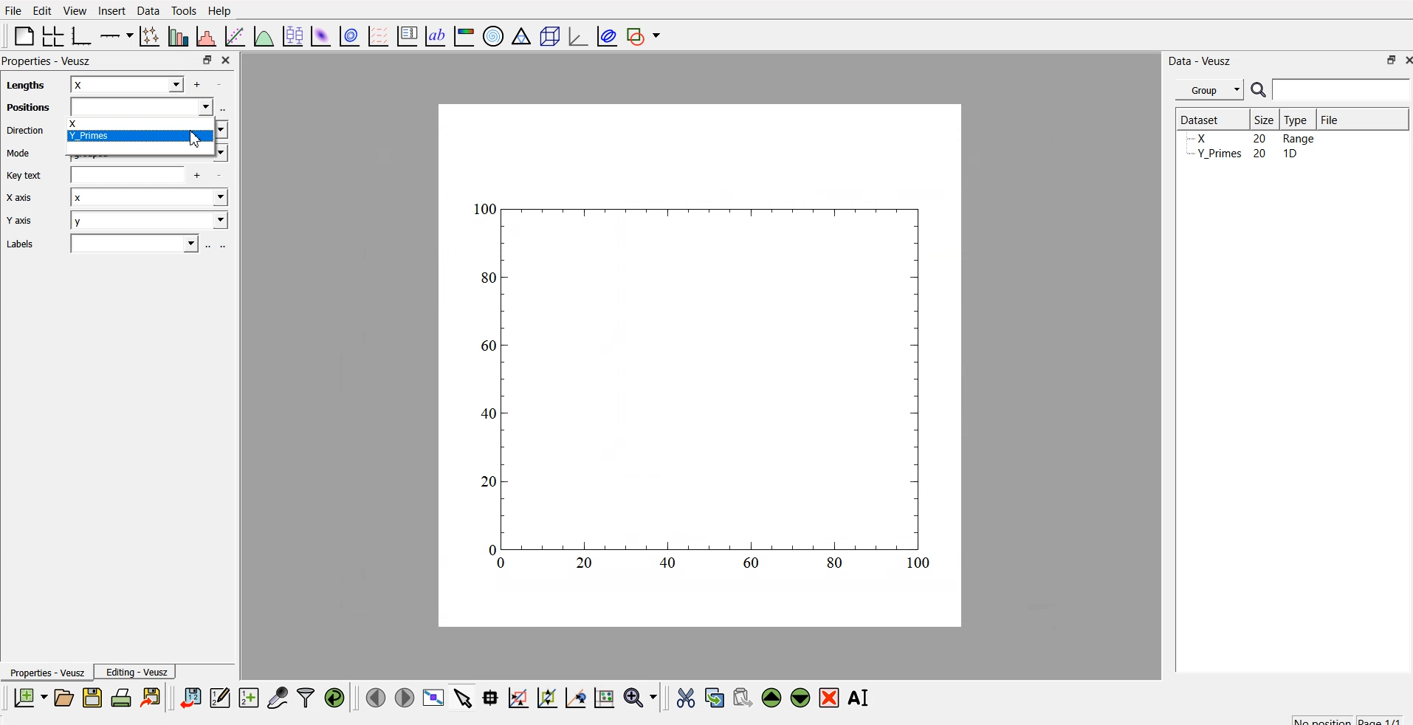 This screenshot has height=725, width=1413. What do you see at coordinates (1250, 156) in the screenshot?
I see `y planes... 20 10` at bounding box center [1250, 156].